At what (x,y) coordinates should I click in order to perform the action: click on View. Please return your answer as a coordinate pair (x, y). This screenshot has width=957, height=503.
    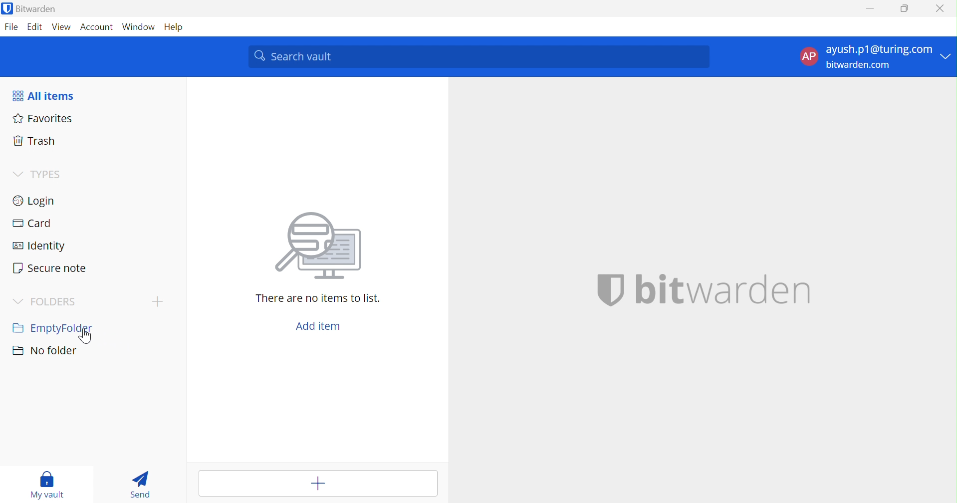
    Looking at the image, I should click on (61, 27).